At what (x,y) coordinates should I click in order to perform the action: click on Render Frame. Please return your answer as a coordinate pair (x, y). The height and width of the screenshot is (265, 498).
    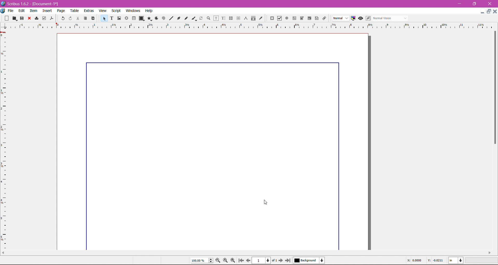
    Looking at the image, I should click on (127, 18).